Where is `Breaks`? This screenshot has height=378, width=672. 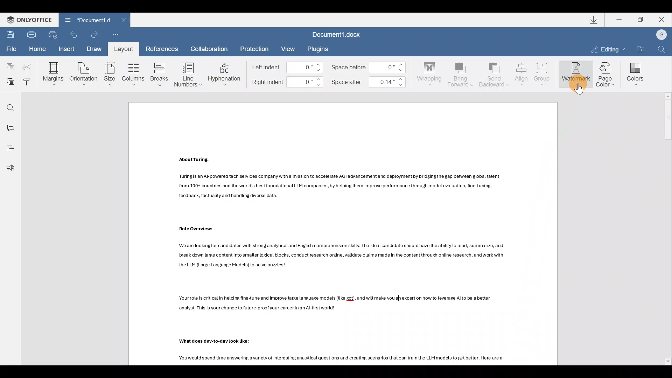 Breaks is located at coordinates (160, 72).